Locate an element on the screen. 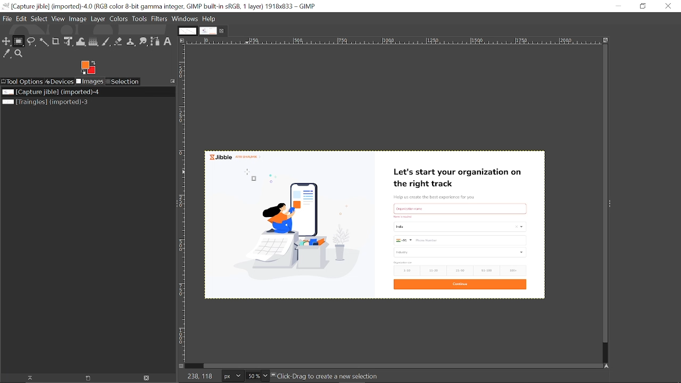 This screenshot has height=383, width=681. first tab is located at coordinates (187, 31).